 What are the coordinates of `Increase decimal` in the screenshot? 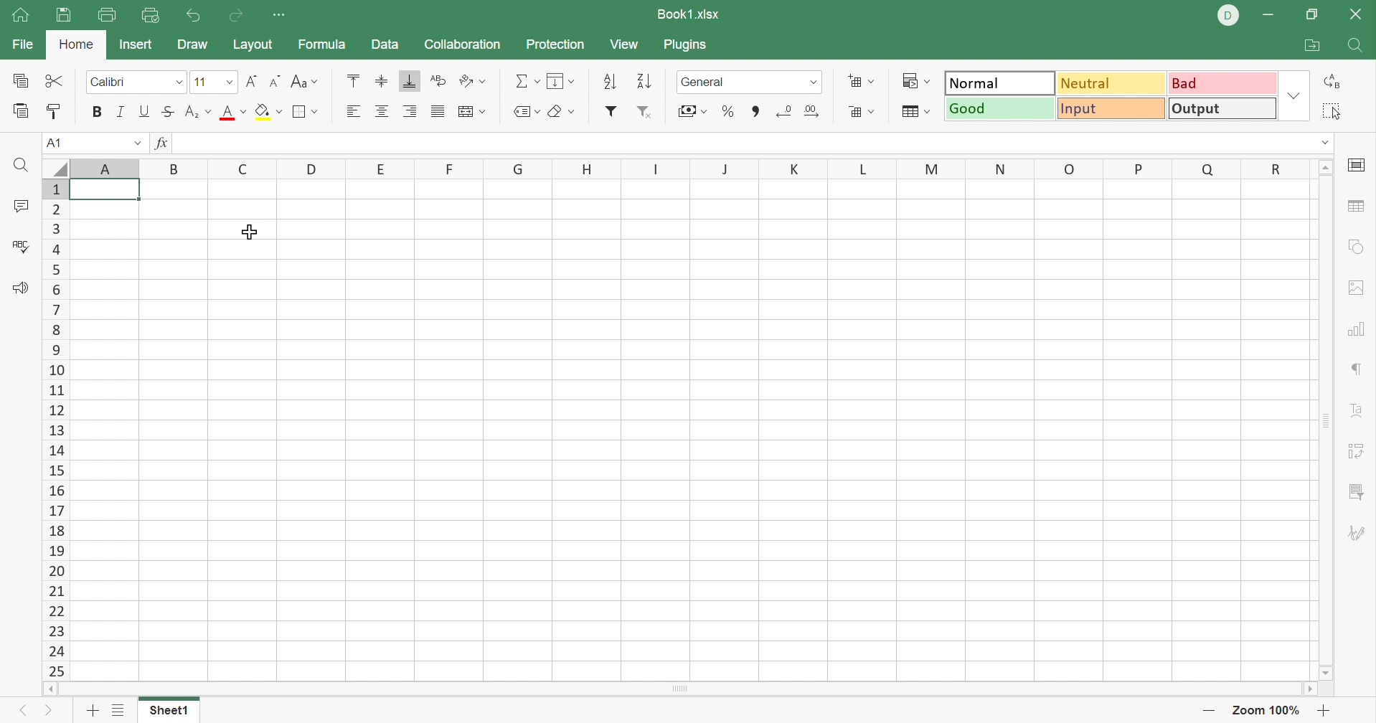 It's located at (816, 112).